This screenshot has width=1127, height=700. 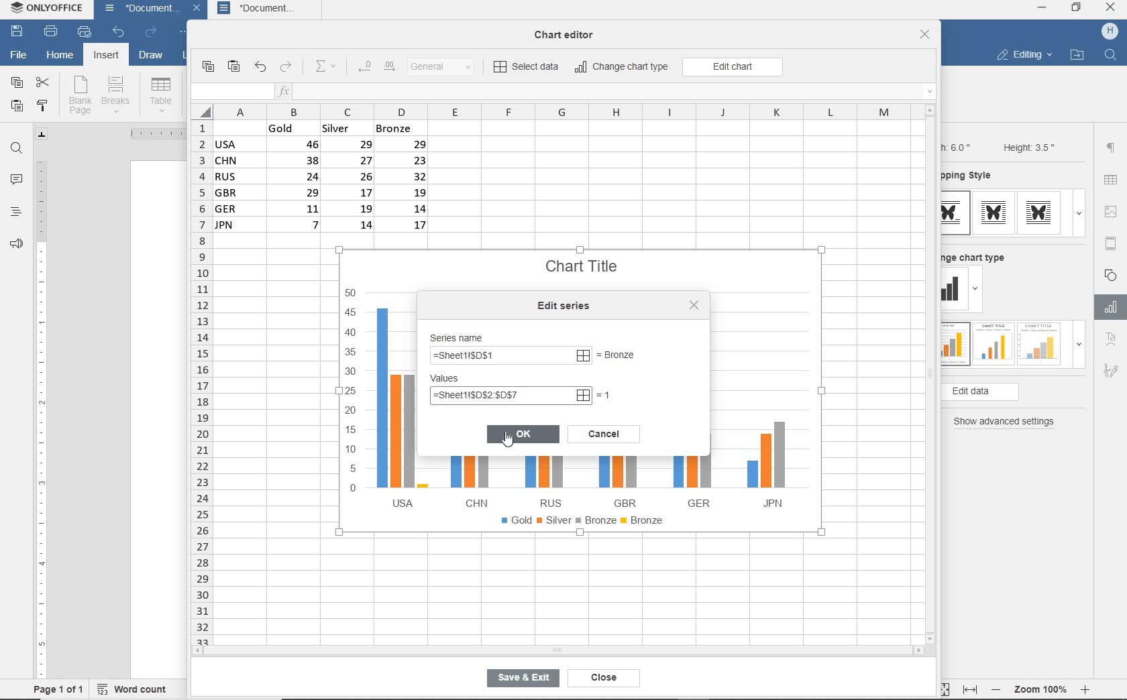 I want to click on quick print, so click(x=83, y=32).